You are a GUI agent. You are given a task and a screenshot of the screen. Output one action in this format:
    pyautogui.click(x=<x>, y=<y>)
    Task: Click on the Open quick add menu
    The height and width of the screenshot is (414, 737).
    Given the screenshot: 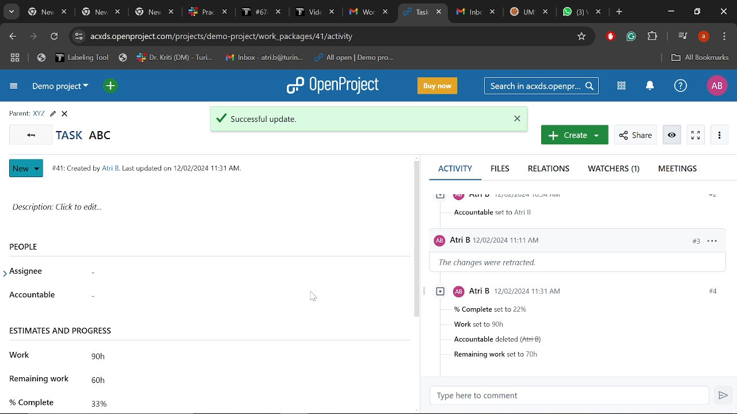 What is the action you would take?
    pyautogui.click(x=110, y=86)
    